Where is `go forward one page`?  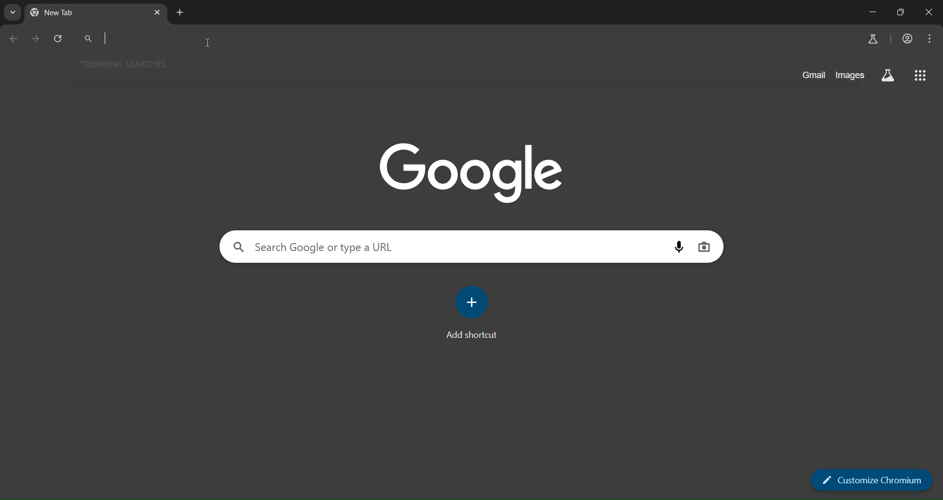
go forward one page is located at coordinates (37, 41).